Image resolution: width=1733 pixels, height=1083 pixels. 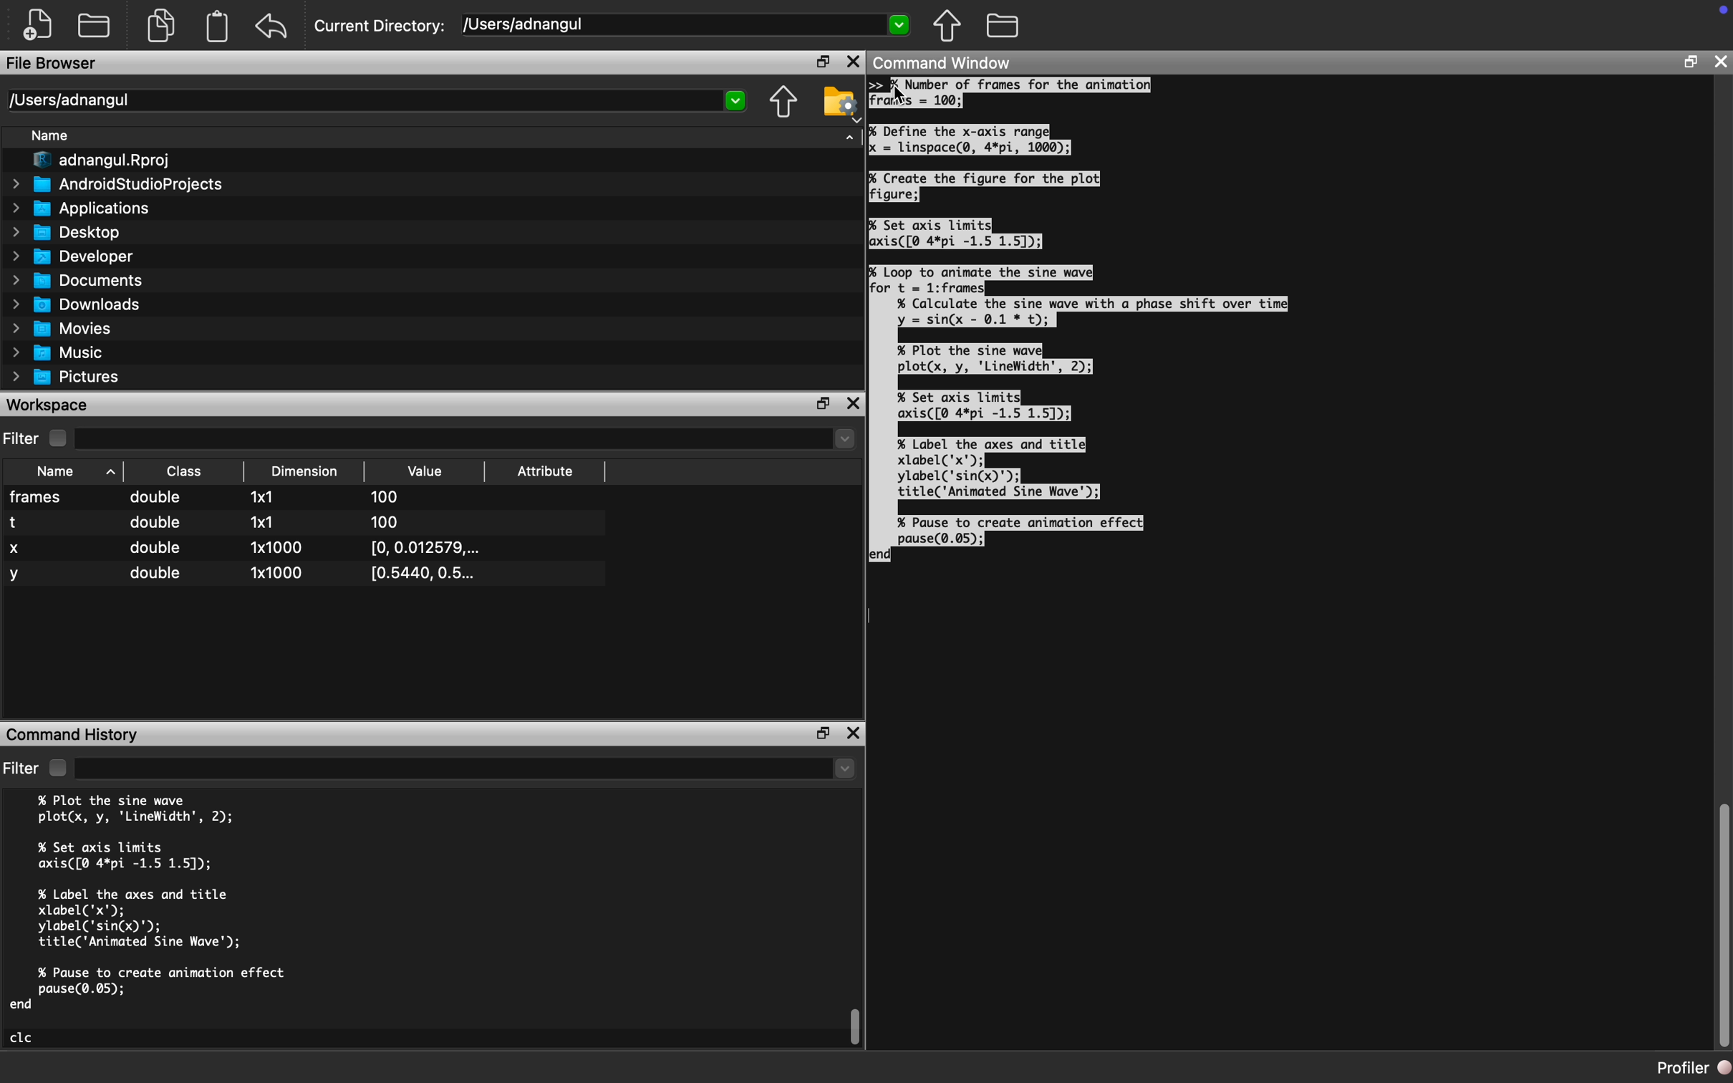 I want to click on 100, so click(x=387, y=499).